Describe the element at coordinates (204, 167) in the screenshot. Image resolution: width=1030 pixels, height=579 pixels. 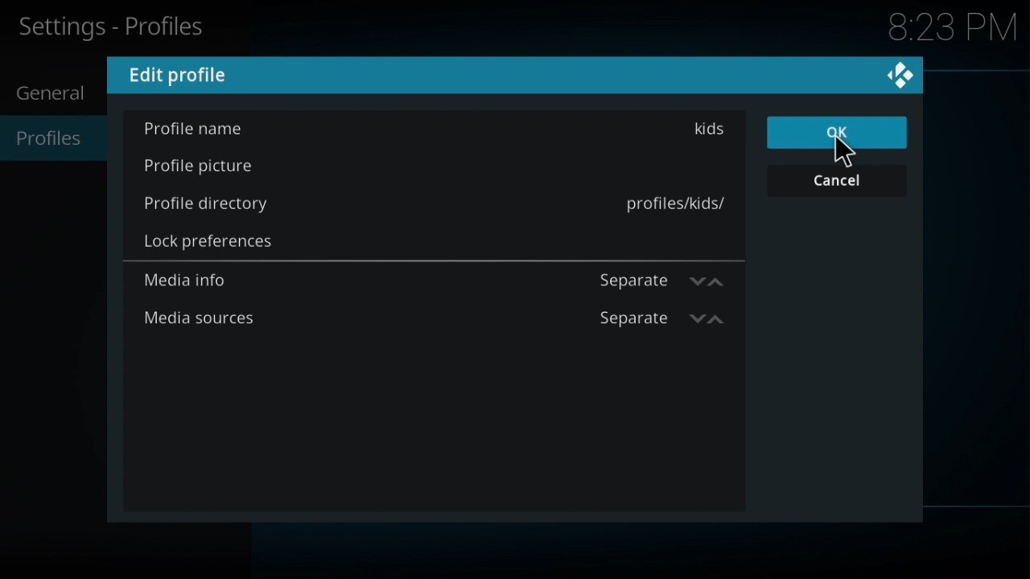
I see `Kids profile picture` at that location.